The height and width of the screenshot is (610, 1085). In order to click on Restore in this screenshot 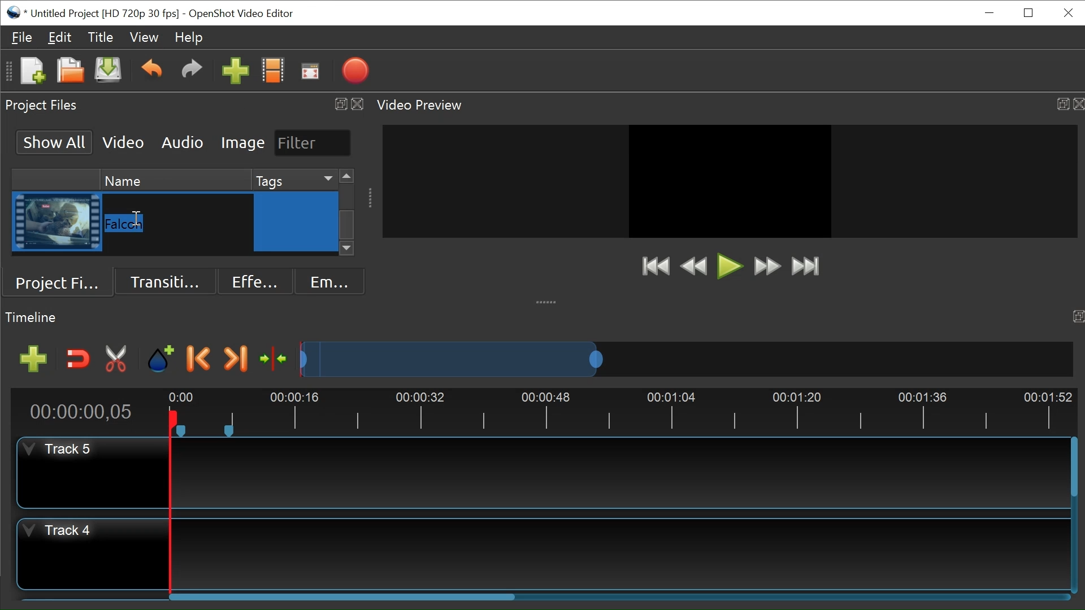, I will do `click(1028, 12)`.